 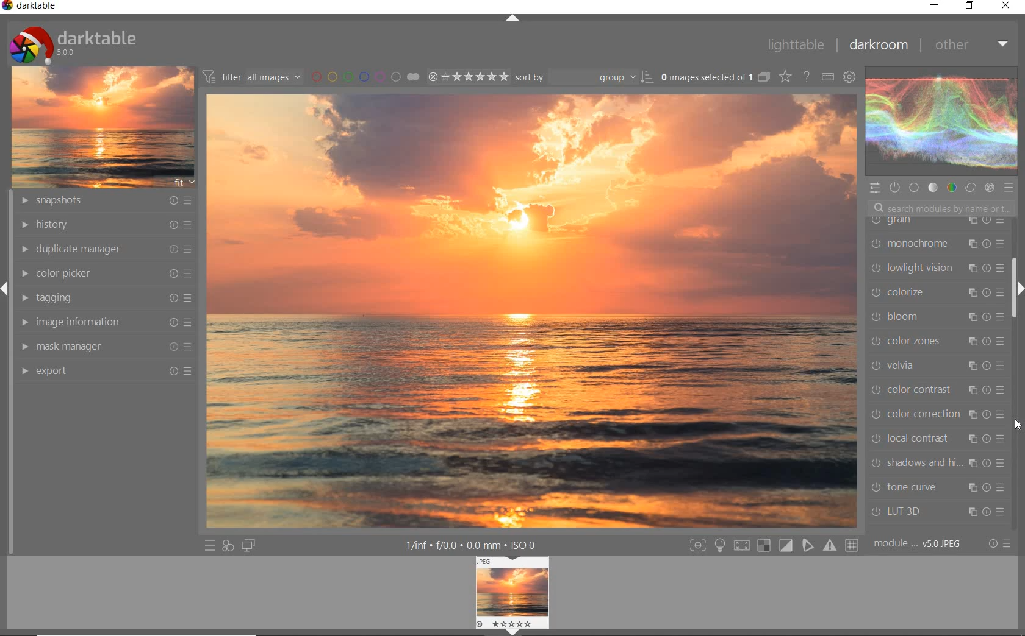 What do you see at coordinates (876, 187) in the screenshot?
I see `QUICK ACCESS PANEL` at bounding box center [876, 187].